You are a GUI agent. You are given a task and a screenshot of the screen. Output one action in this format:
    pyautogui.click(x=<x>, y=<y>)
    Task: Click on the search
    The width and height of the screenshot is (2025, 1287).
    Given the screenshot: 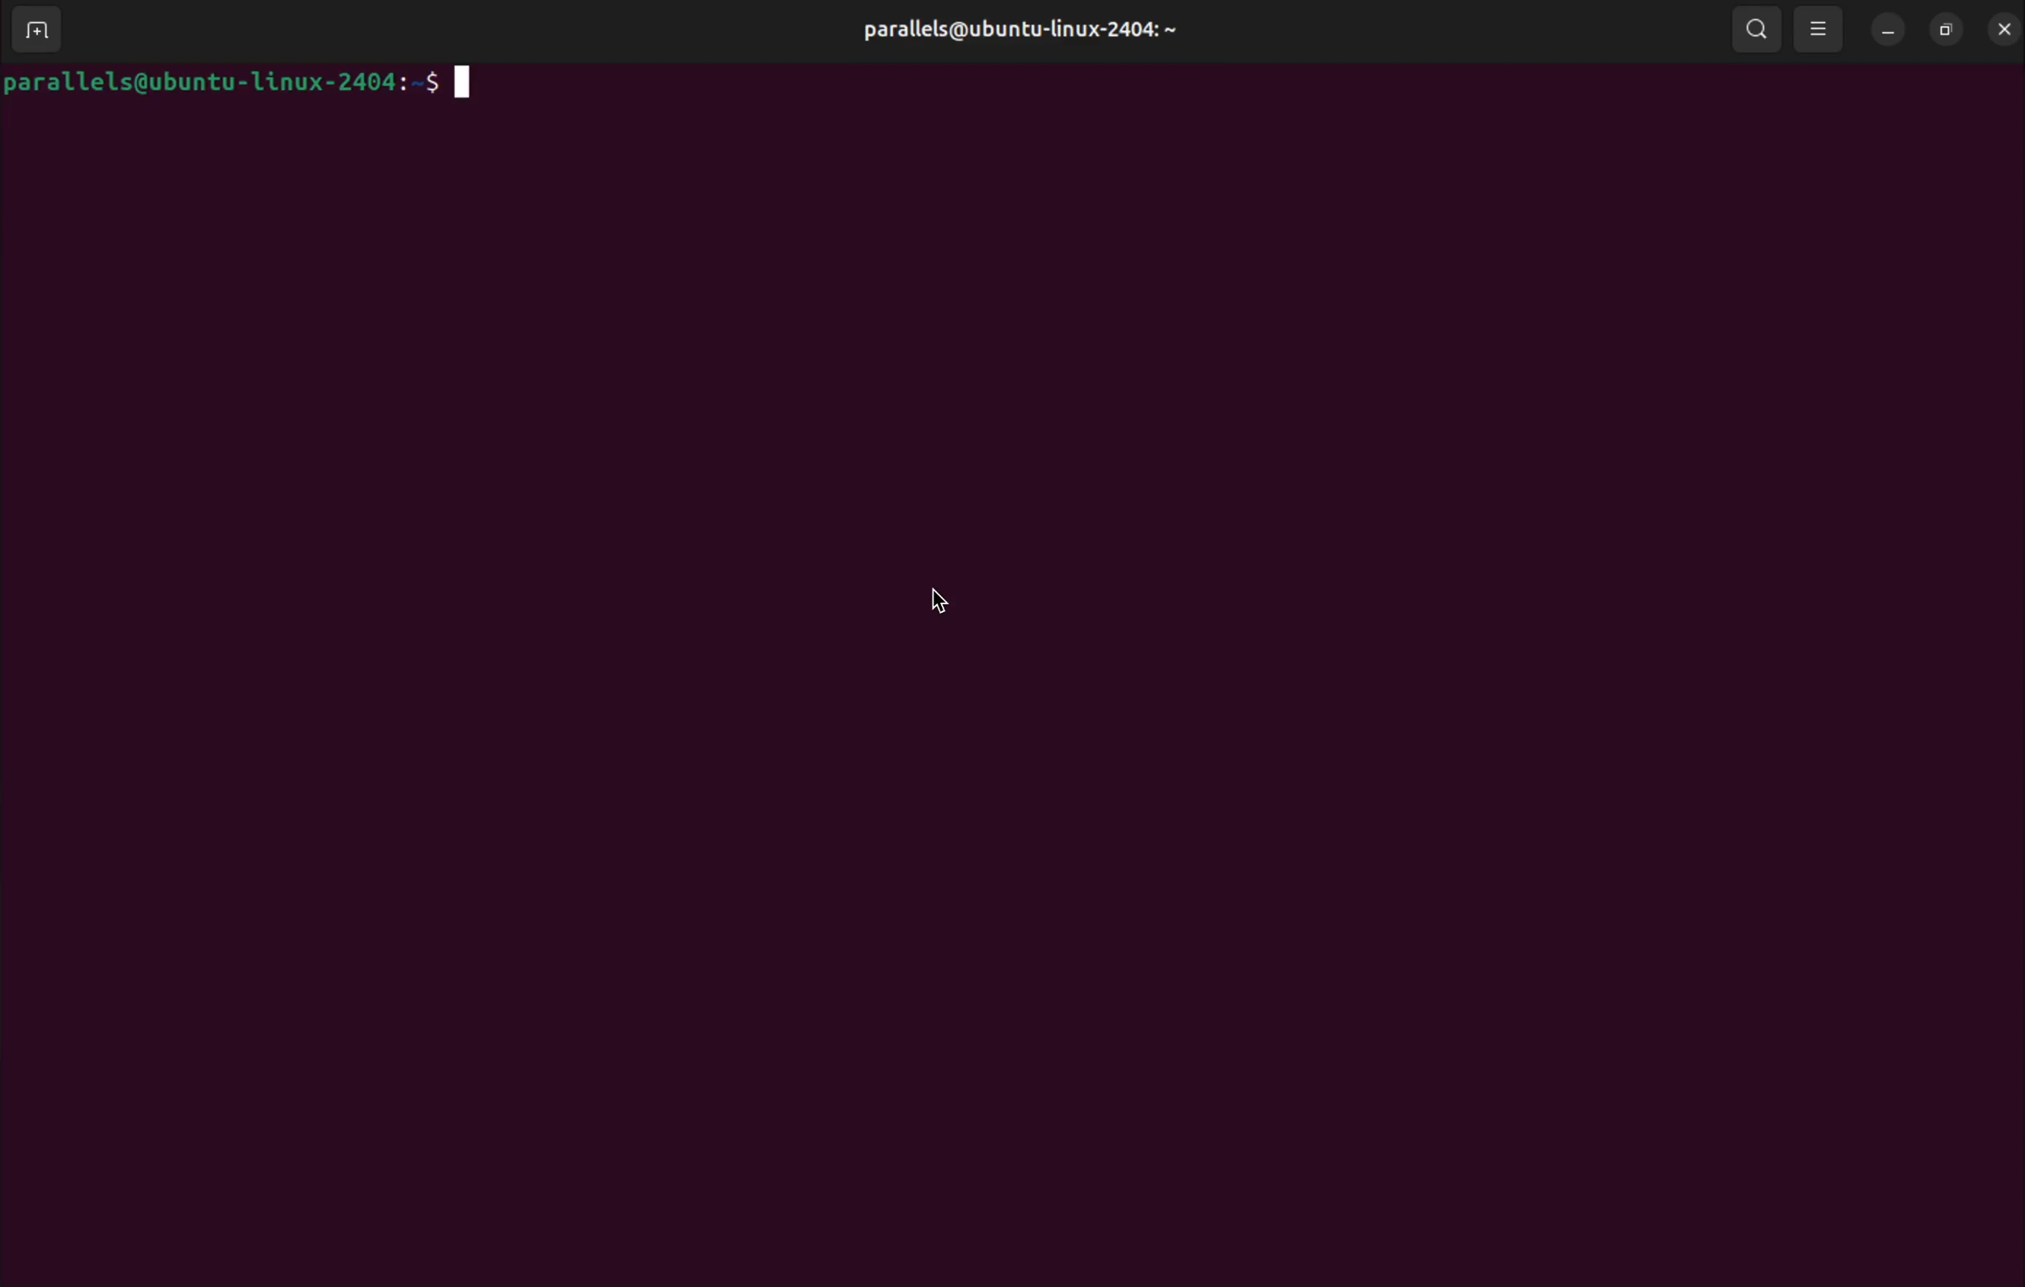 What is the action you would take?
    pyautogui.click(x=1753, y=29)
    